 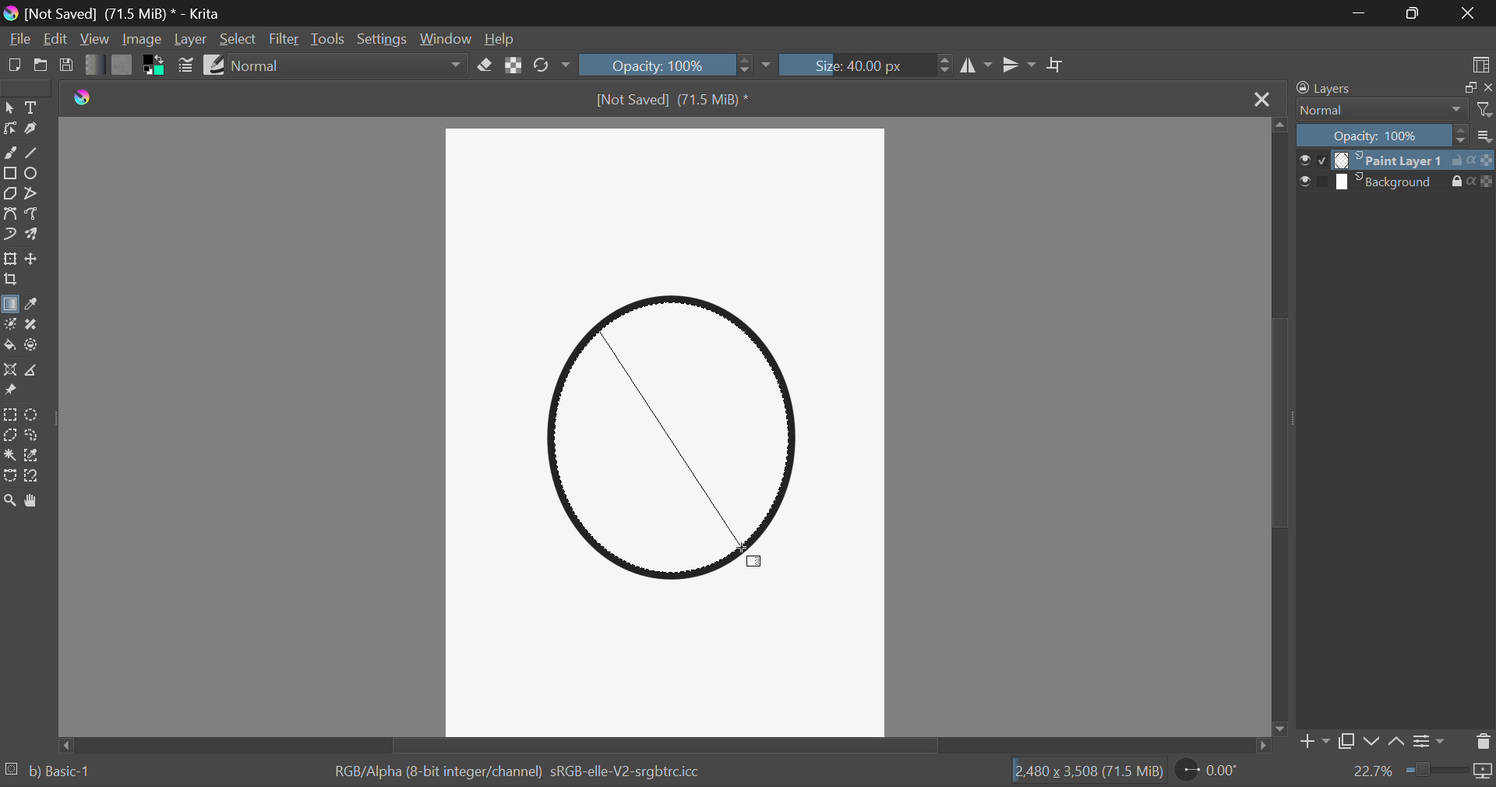 What do you see at coordinates (10, 347) in the screenshot?
I see `Fill` at bounding box center [10, 347].